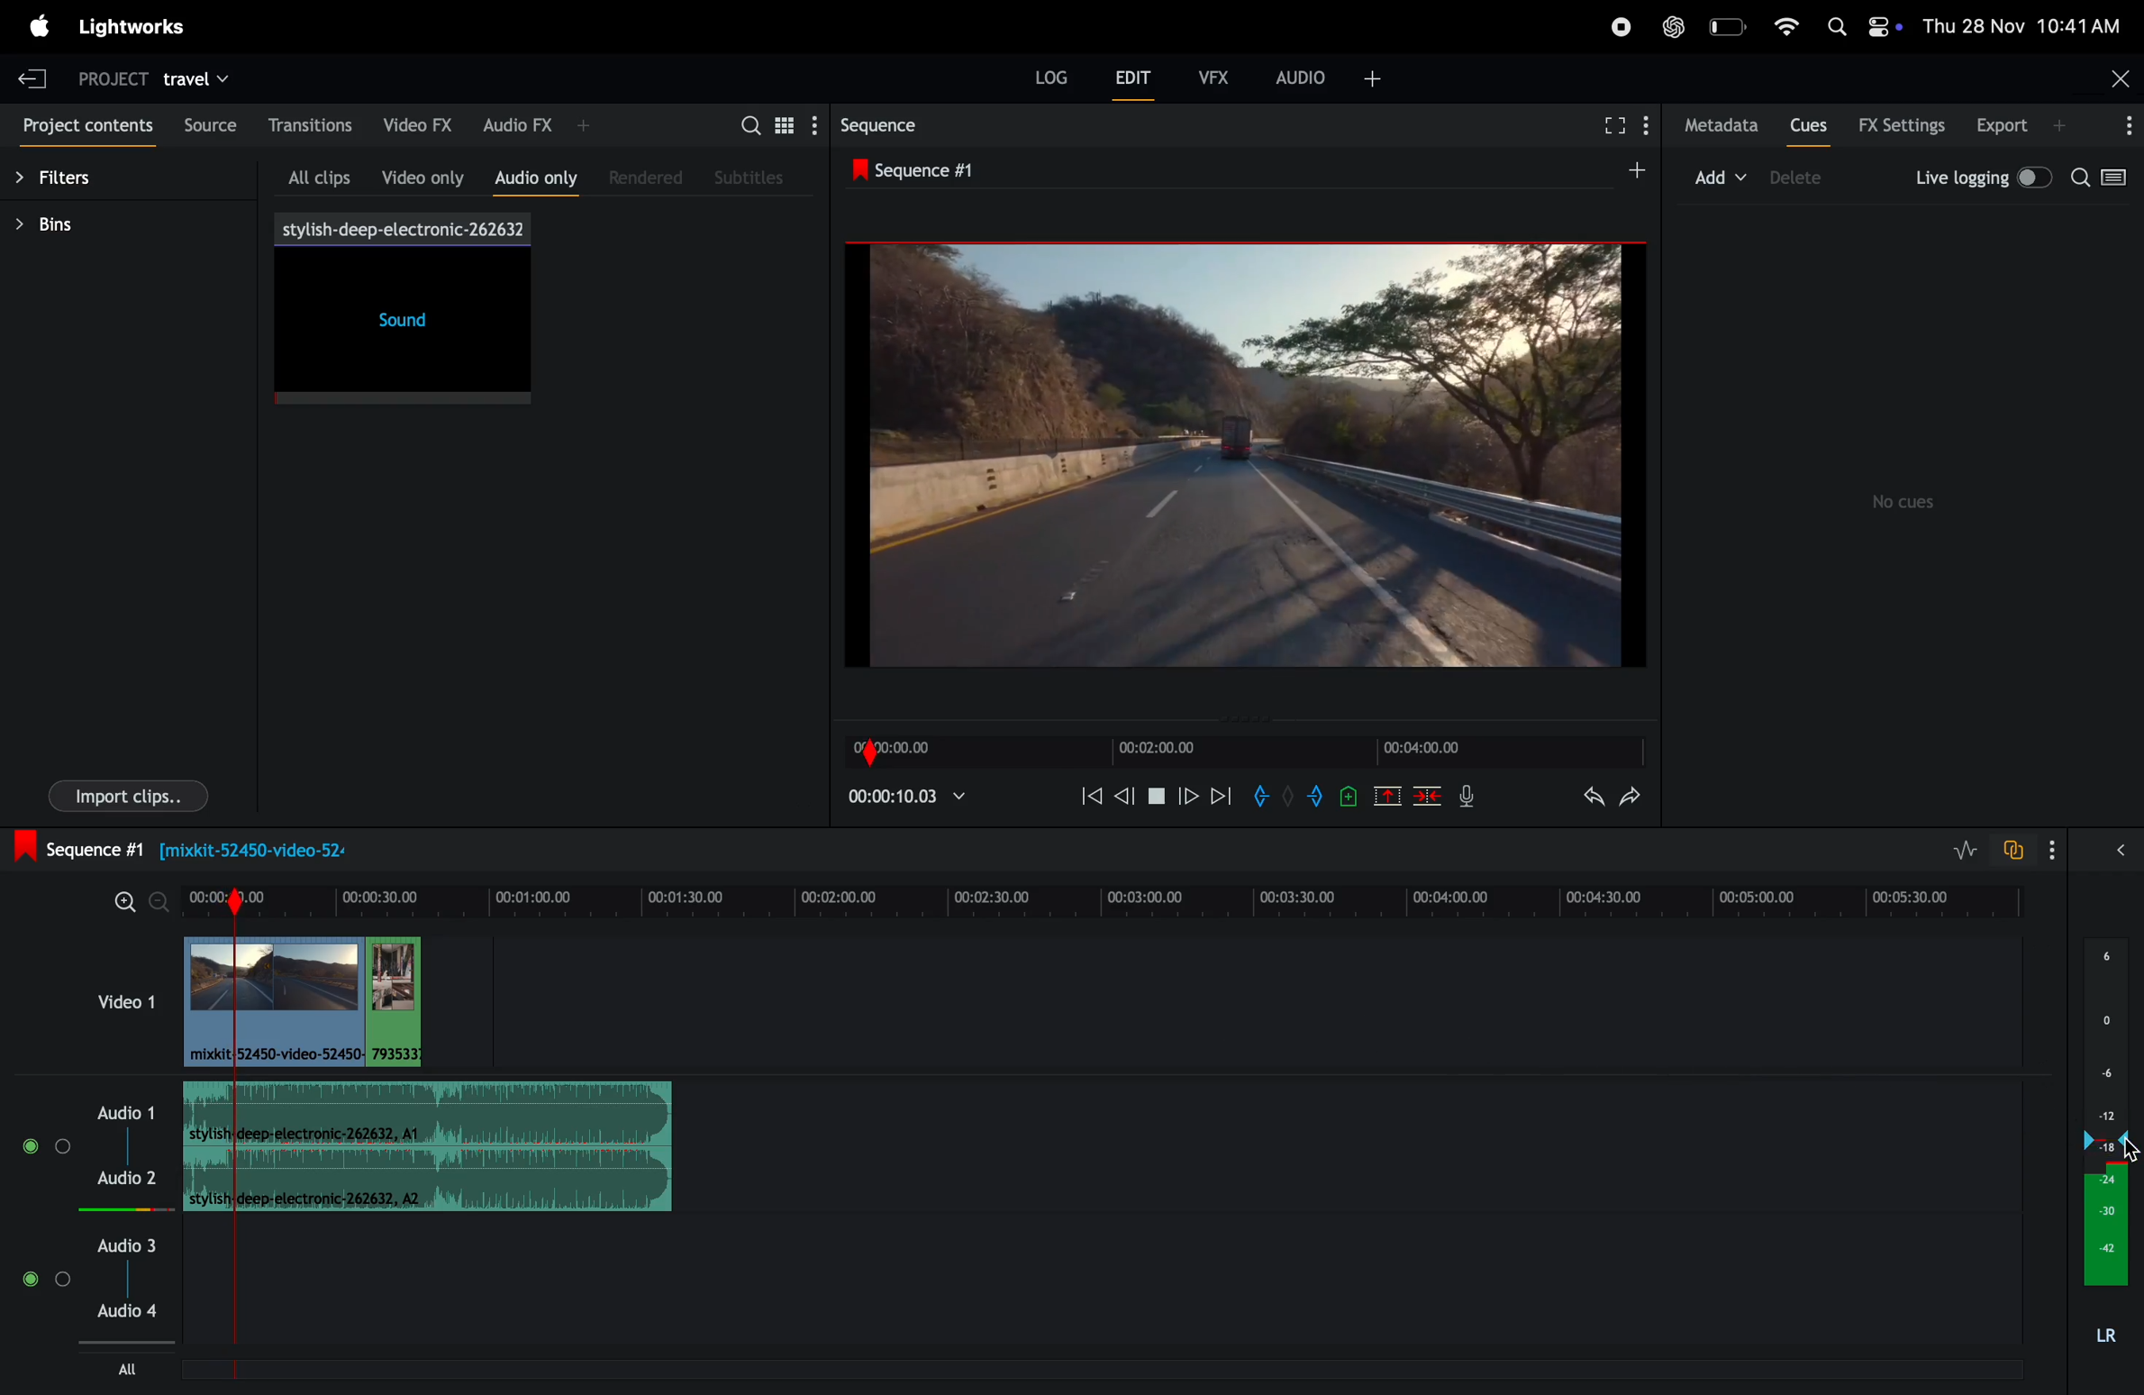 The width and height of the screenshot is (2144, 1395). Describe the element at coordinates (307, 123) in the screenshot. I see `transations` at that location.